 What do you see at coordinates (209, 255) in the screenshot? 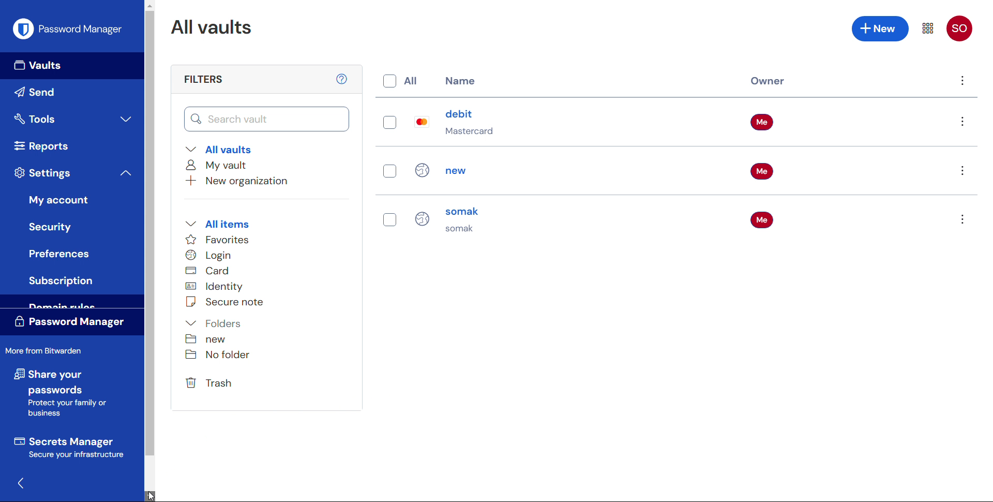
I see `Login ` at bounding box center [209, 255].